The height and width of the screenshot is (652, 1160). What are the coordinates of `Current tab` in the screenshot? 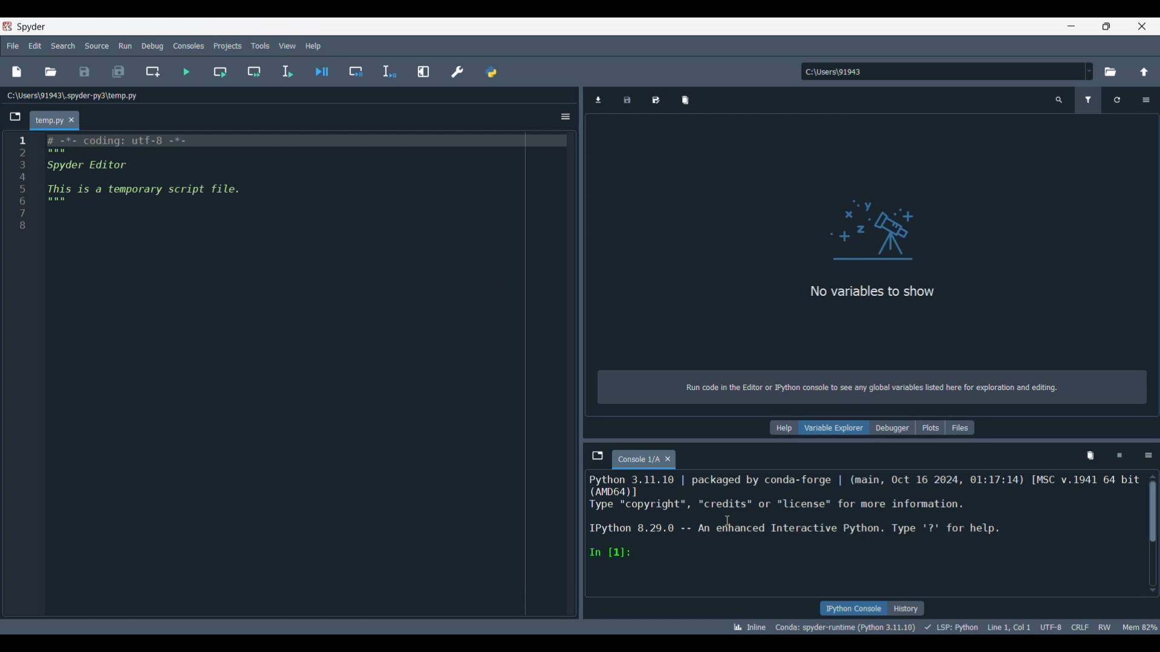 It's located at (637, 460).